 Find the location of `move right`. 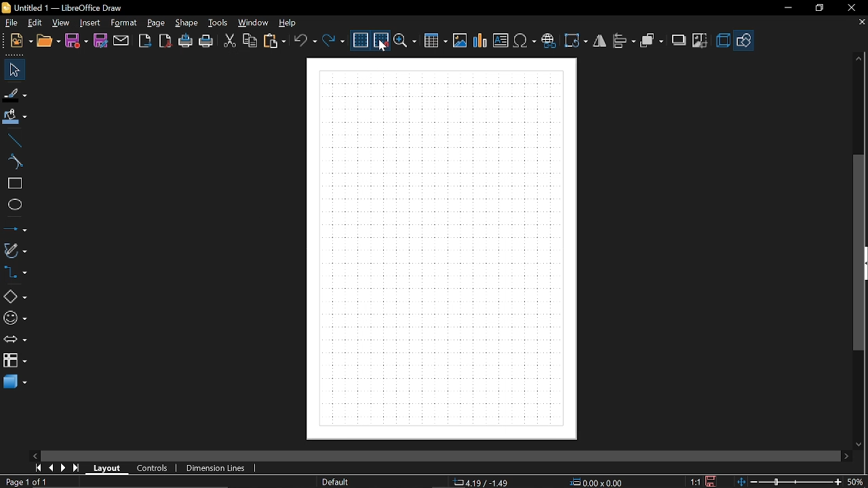

move right is located at coordinates (846, 455).